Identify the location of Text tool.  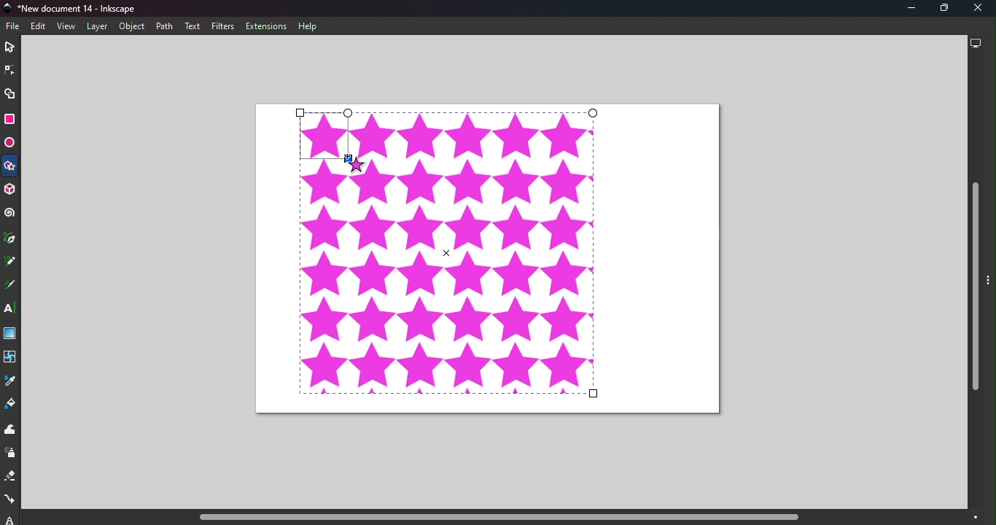
(11, 309).